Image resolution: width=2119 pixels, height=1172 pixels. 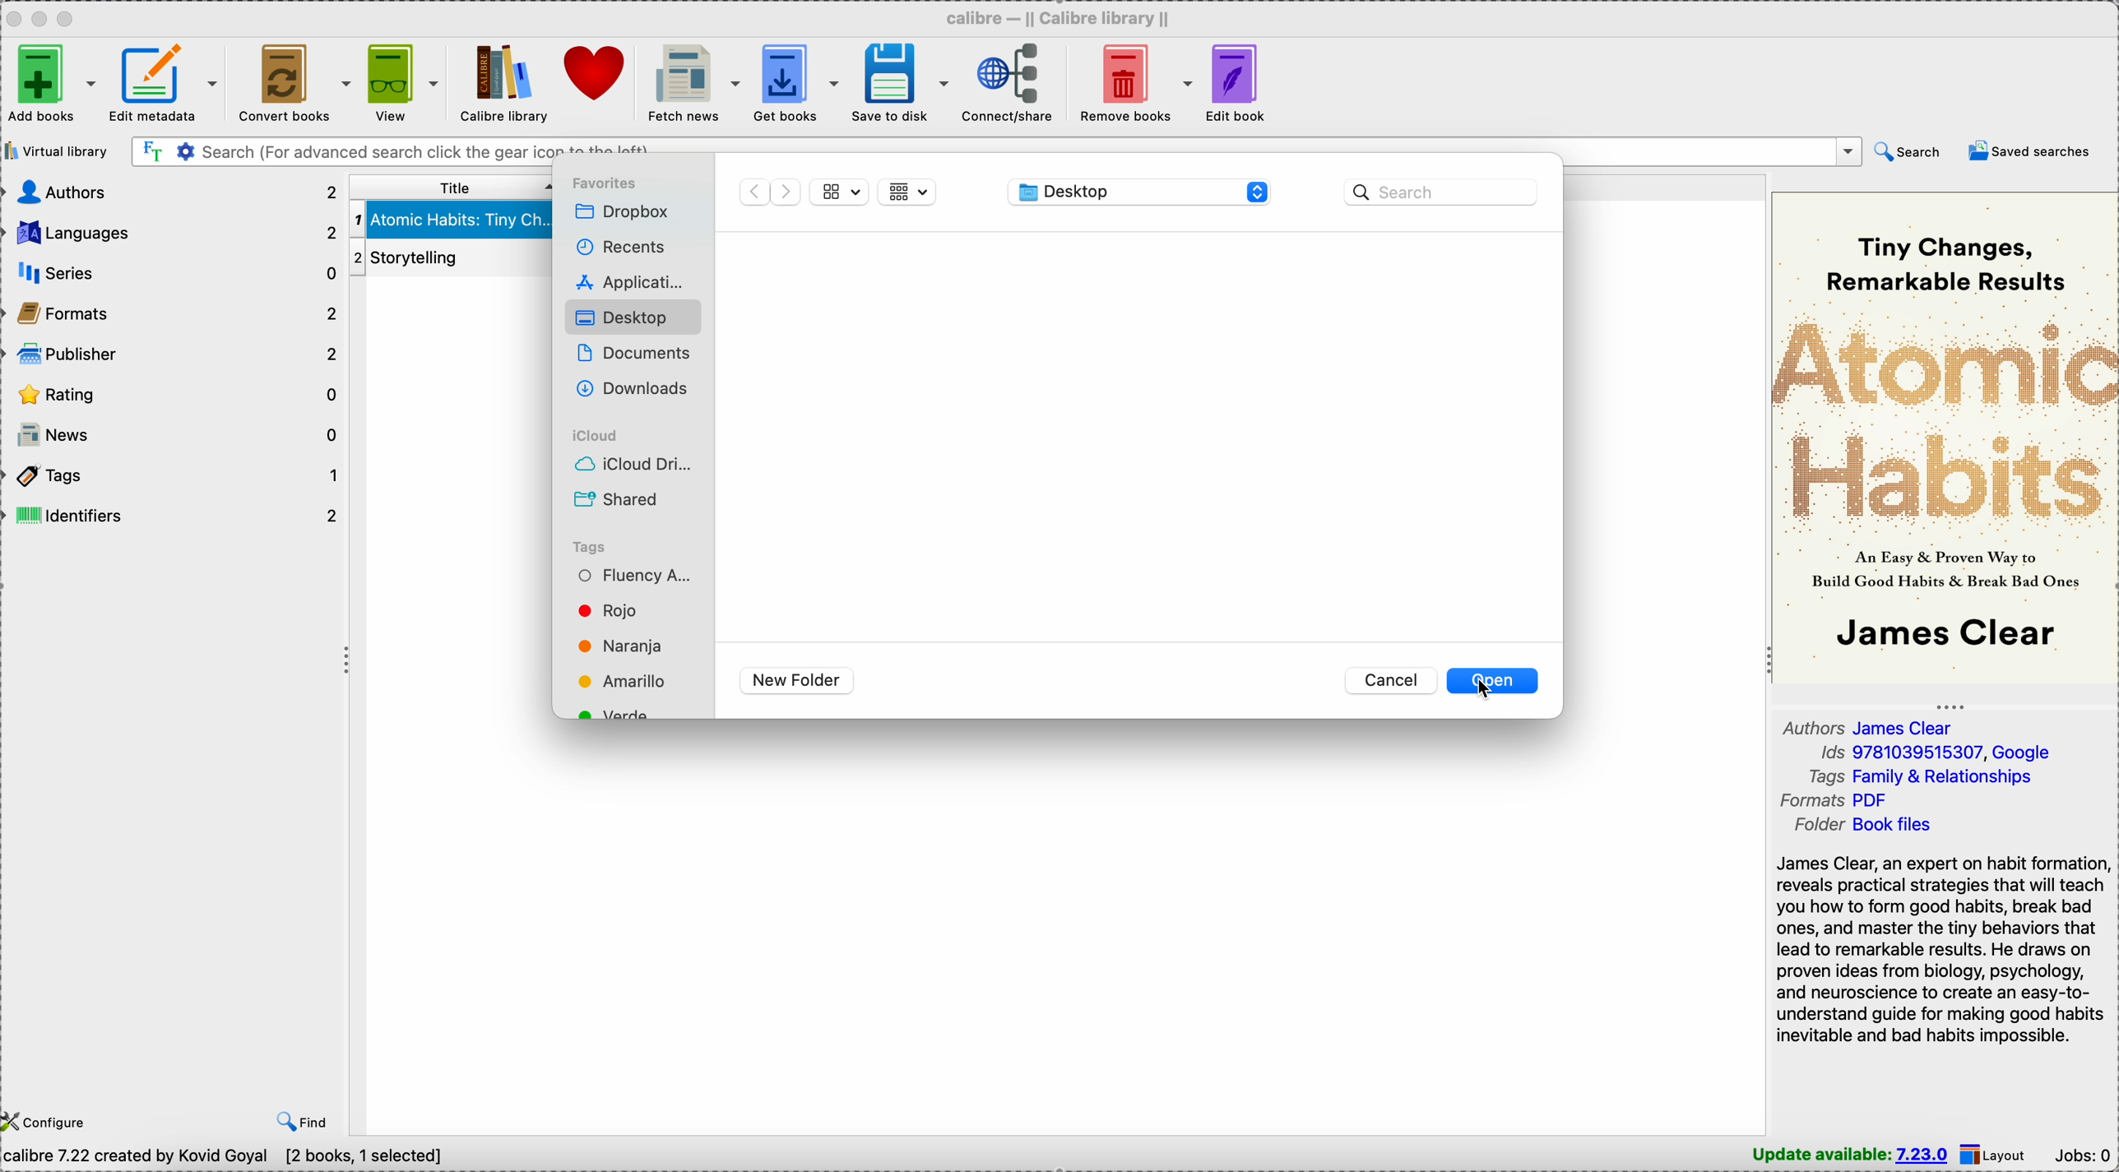 I want to click on find, so click(x=306, y=1122).